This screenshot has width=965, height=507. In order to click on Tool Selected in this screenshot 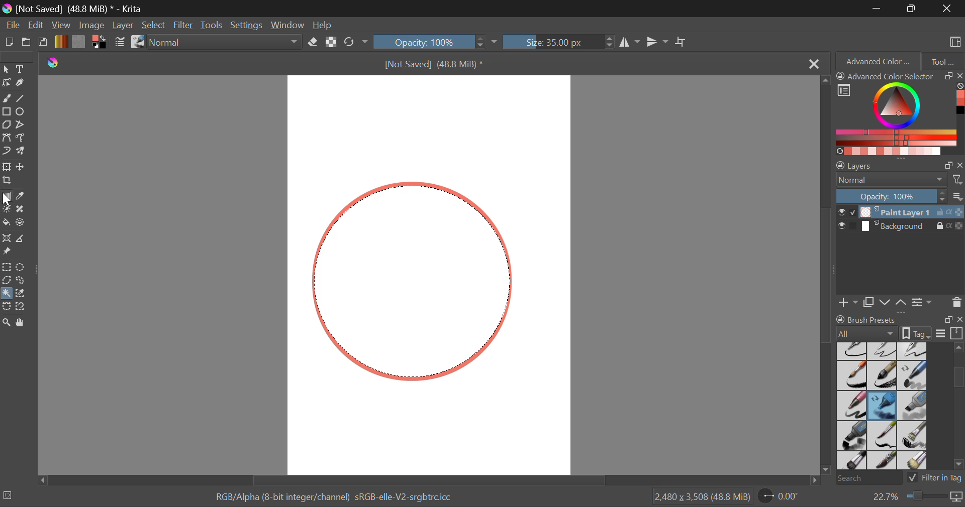, I will do `click(6, 292)`.